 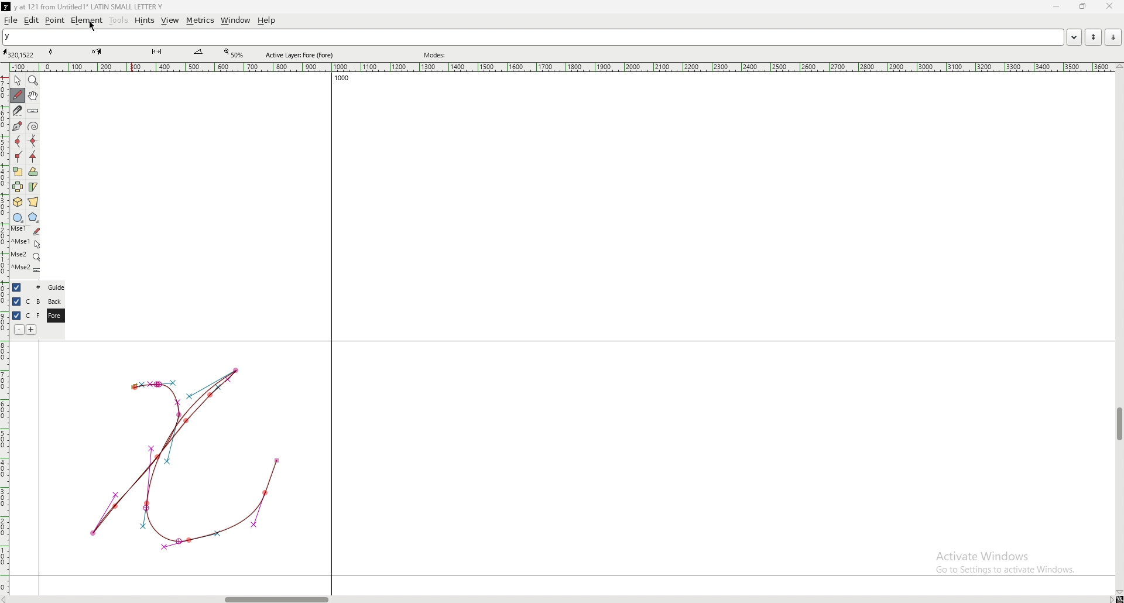 I want to click on point tool, so click(x=52, y=52).